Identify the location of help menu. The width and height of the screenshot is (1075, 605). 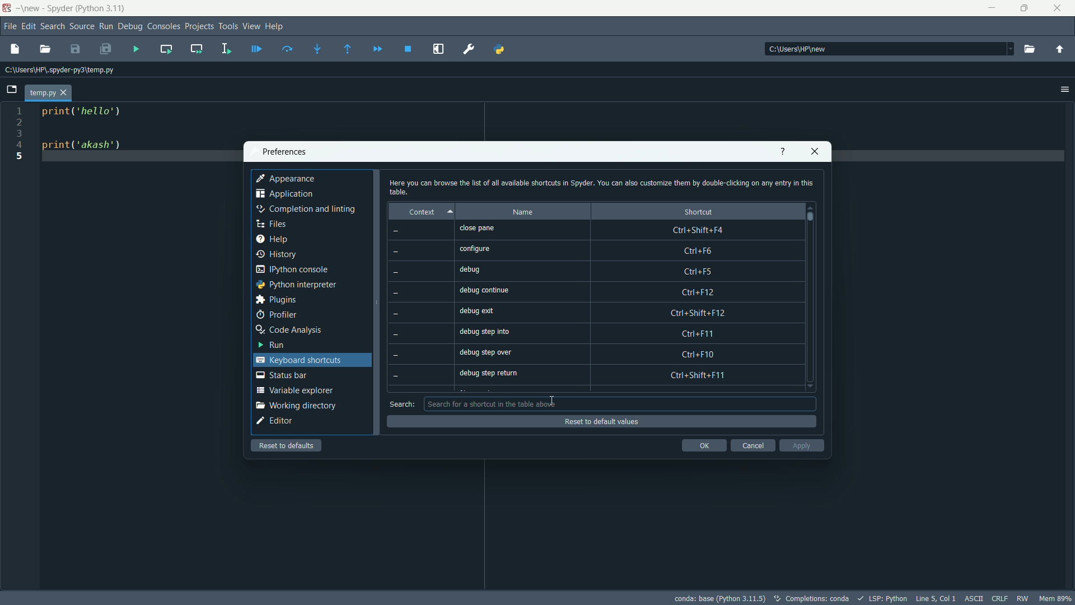
(277, 27).